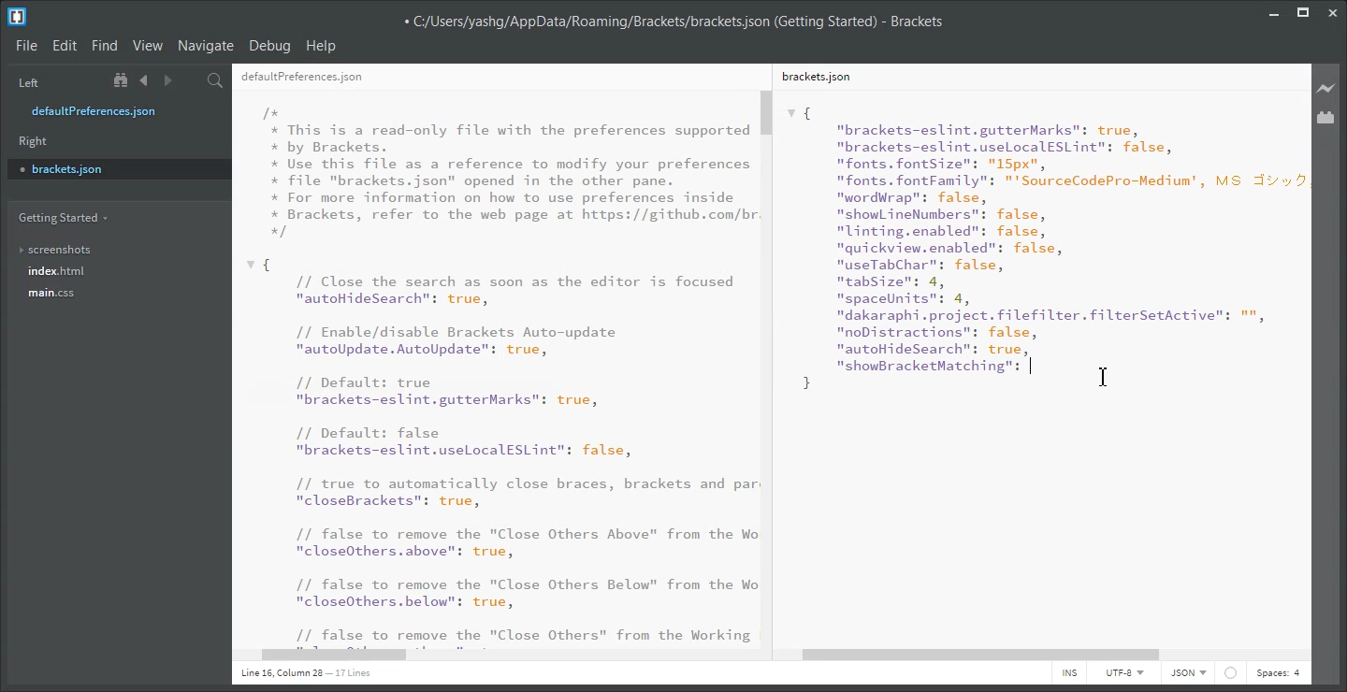 The image size is (1347, 692). What do you see at coordinates (106, 111) in the screenshot?
I see `defaultPreferences.json` at bounding box center [106, 111].